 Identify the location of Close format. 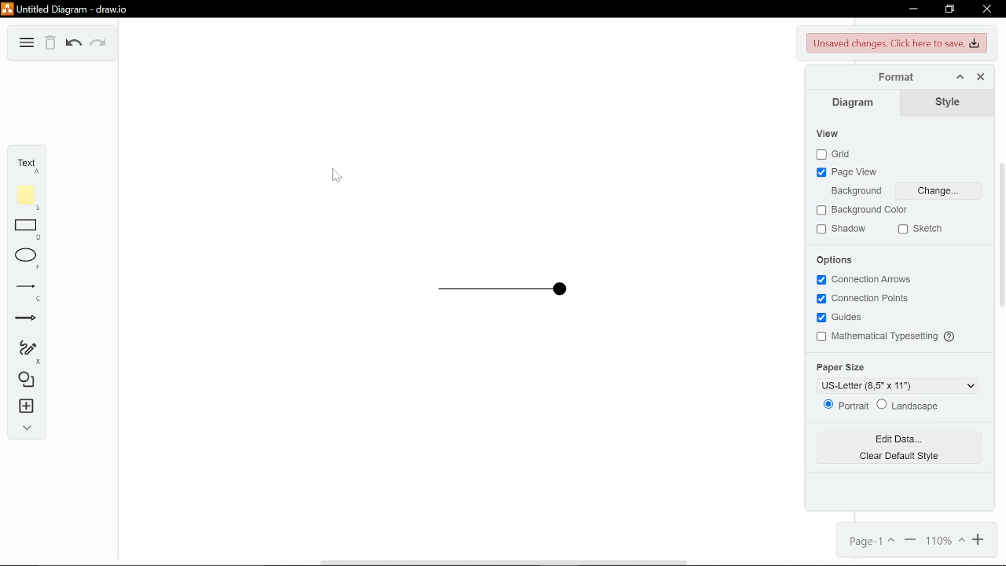
(981, 77).